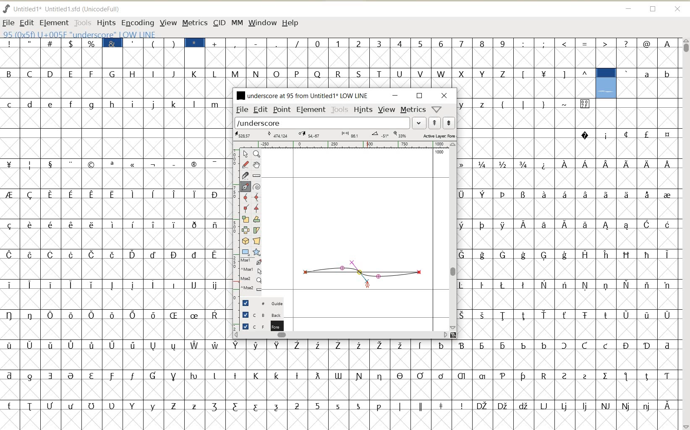  Describe the element at coordinates (678, 10) in the screenshot. I see `CLOSE` at that location.